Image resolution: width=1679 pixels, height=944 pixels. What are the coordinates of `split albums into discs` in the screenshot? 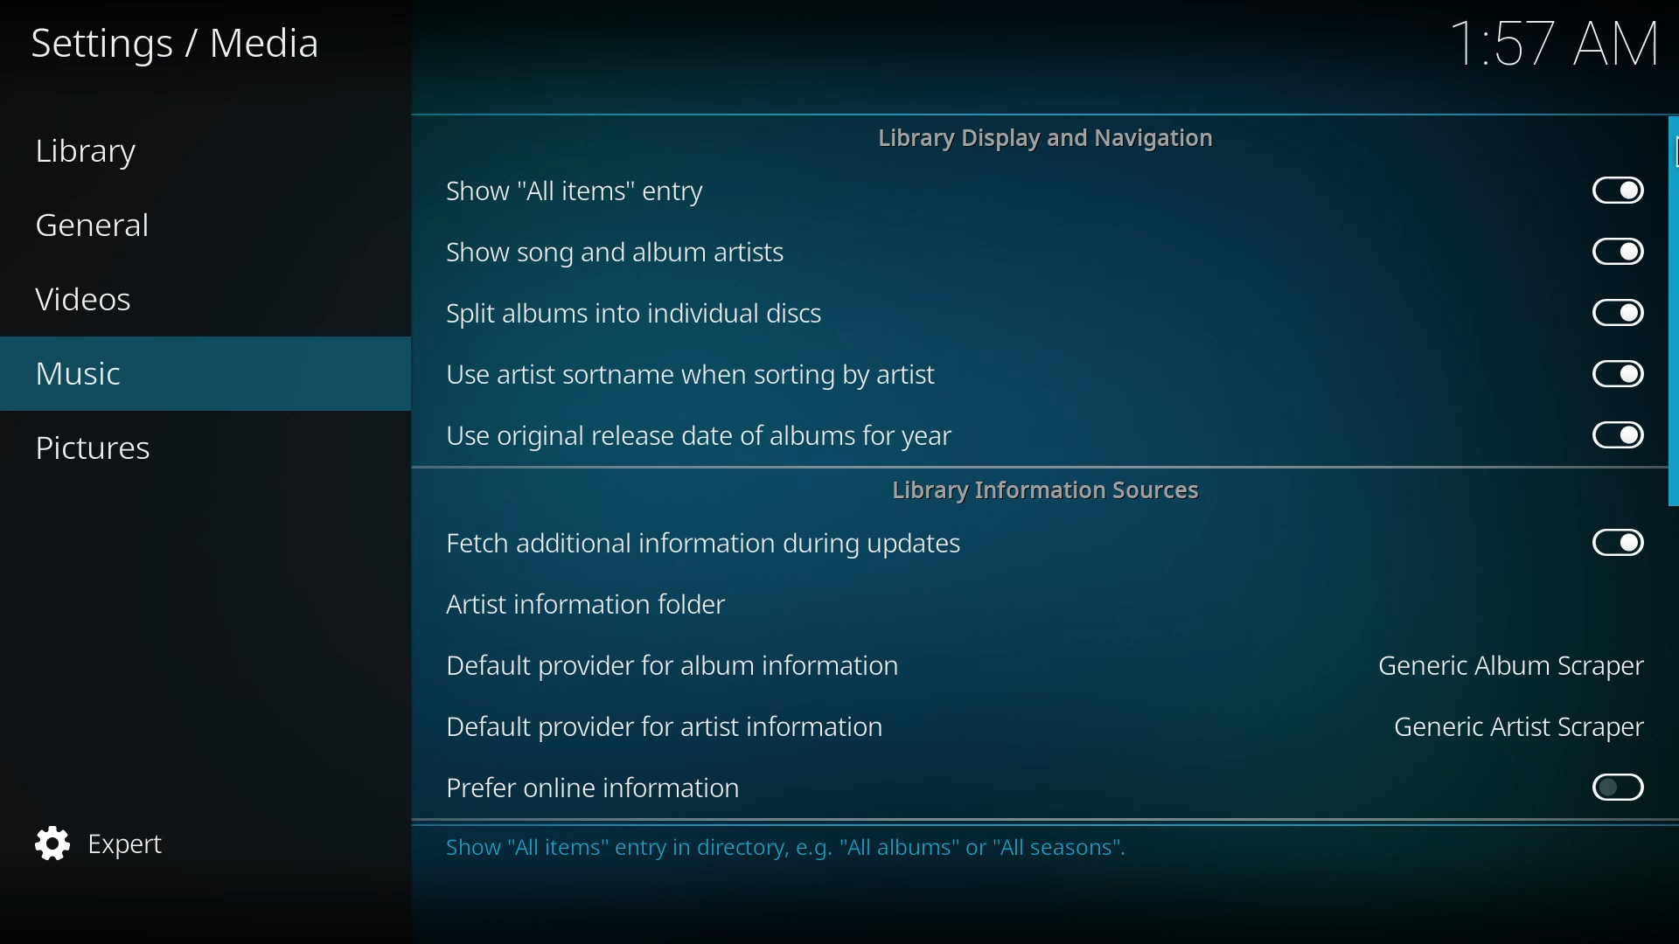 It's located at (637, 311).